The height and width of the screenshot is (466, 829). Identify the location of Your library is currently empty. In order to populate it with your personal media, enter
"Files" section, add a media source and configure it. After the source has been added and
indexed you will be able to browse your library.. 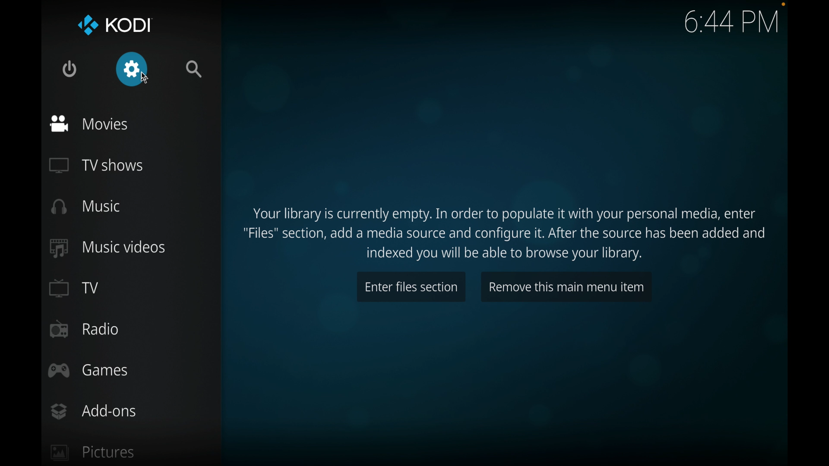
(505, 228).